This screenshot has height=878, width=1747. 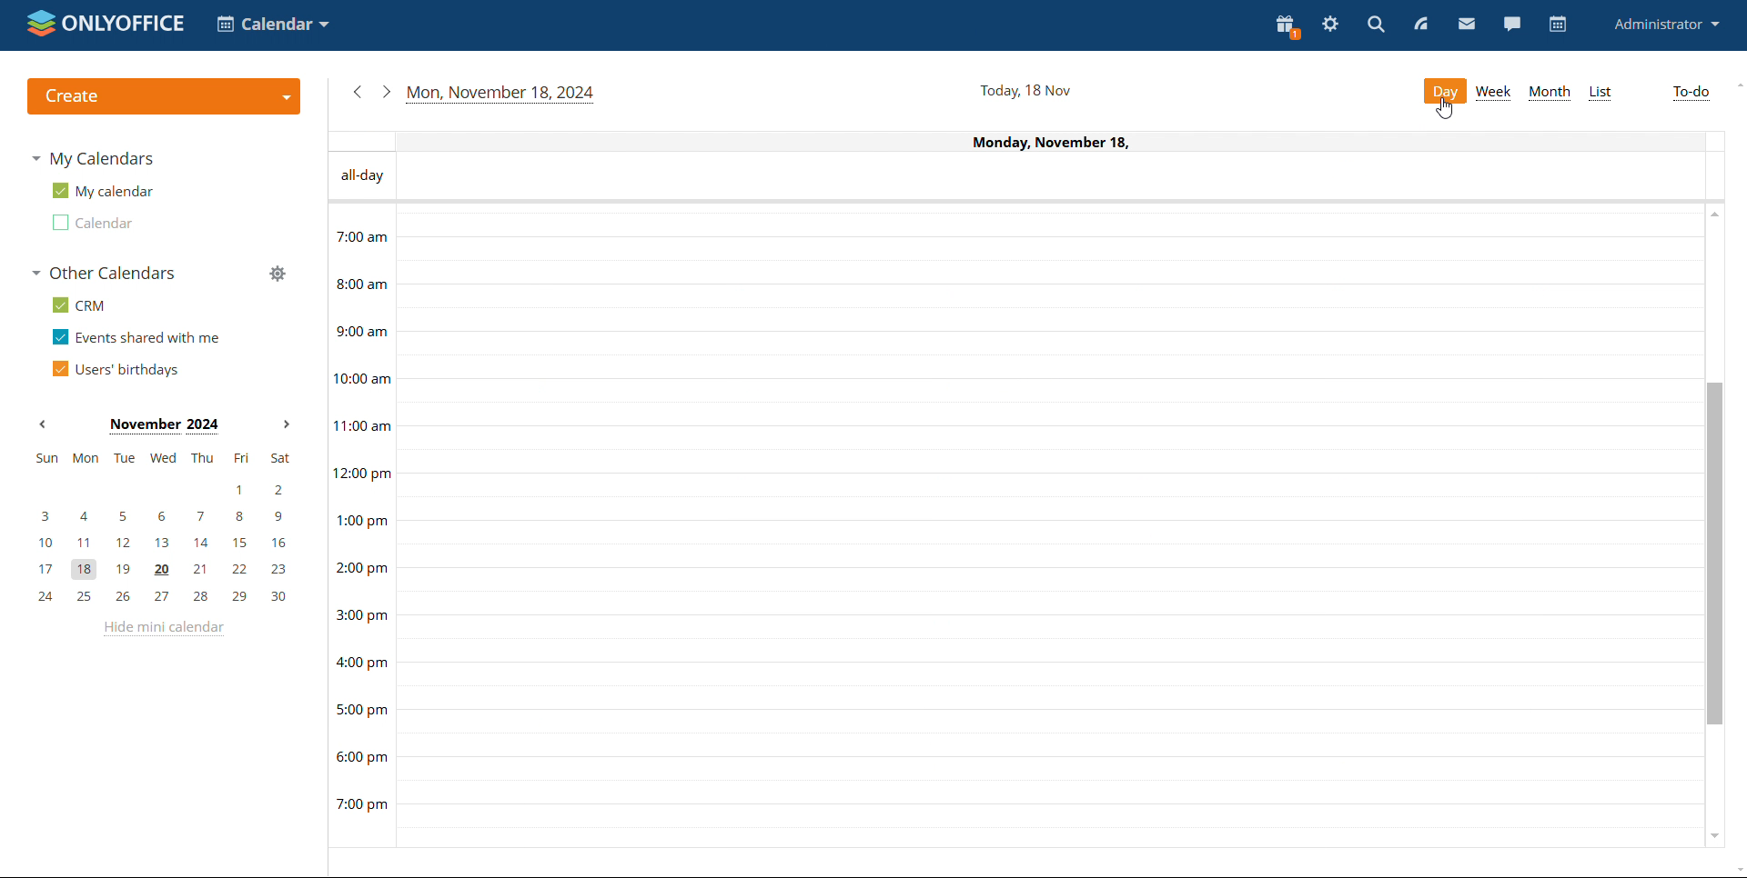 What do you see at coordinates (1550, 90) in the screenshot?
I see `month view` at bounding box center [1550, 90].